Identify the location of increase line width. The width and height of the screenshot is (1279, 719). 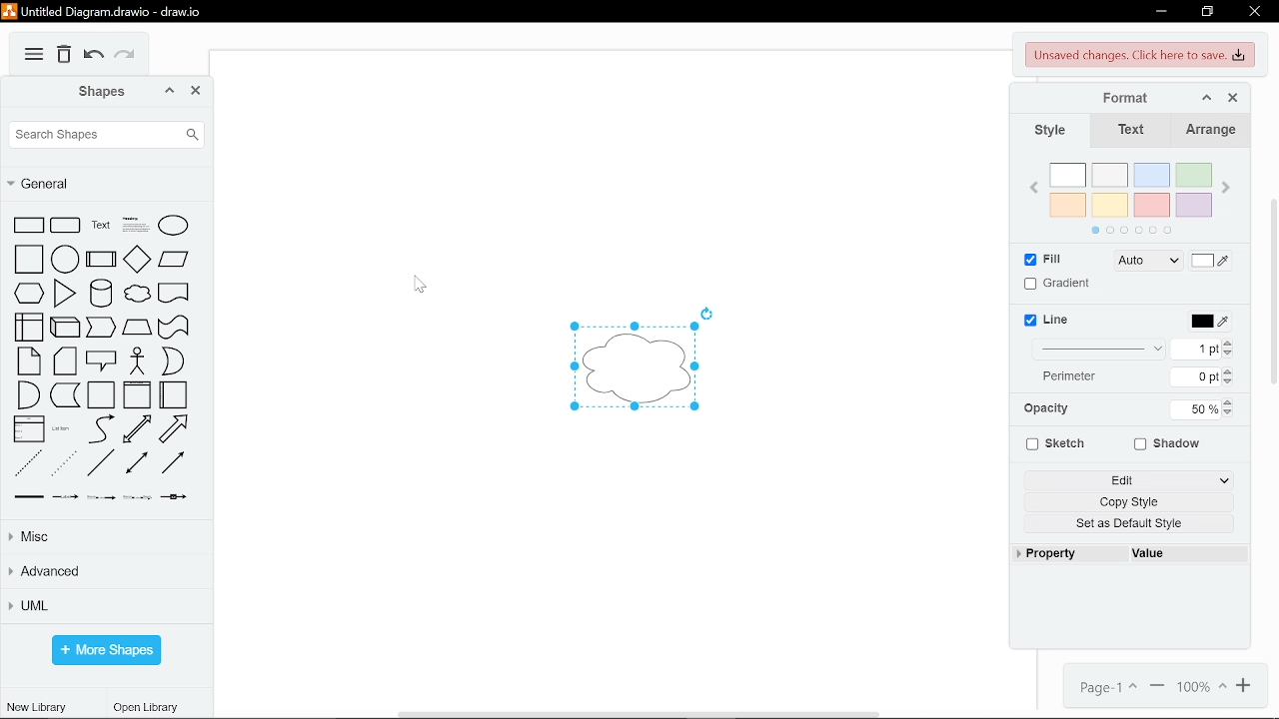
(1229, 343).